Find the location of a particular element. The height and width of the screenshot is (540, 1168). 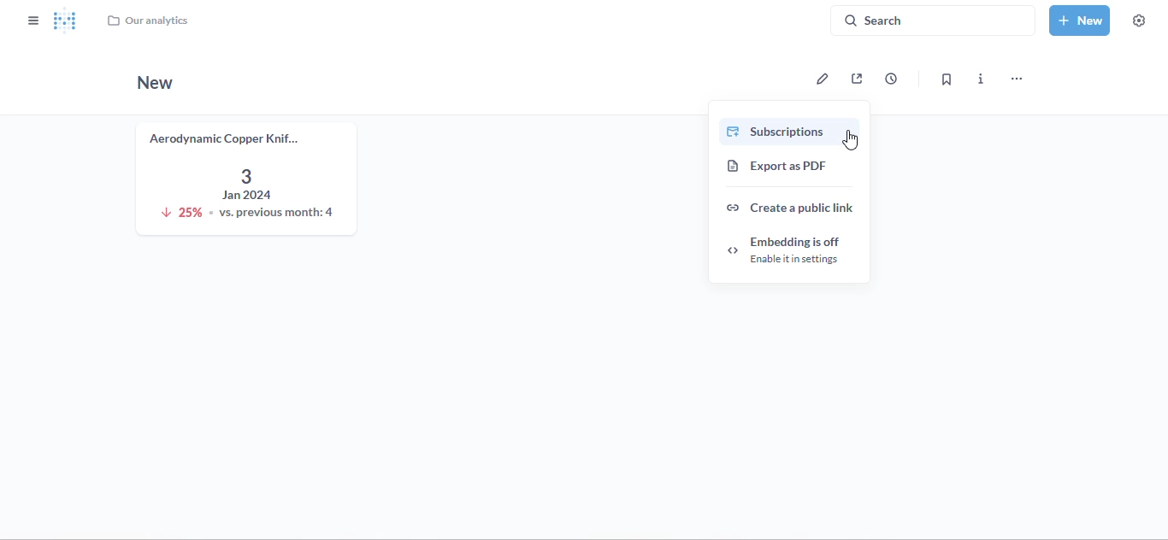

embedding is off is located at coordinates (786, 250).